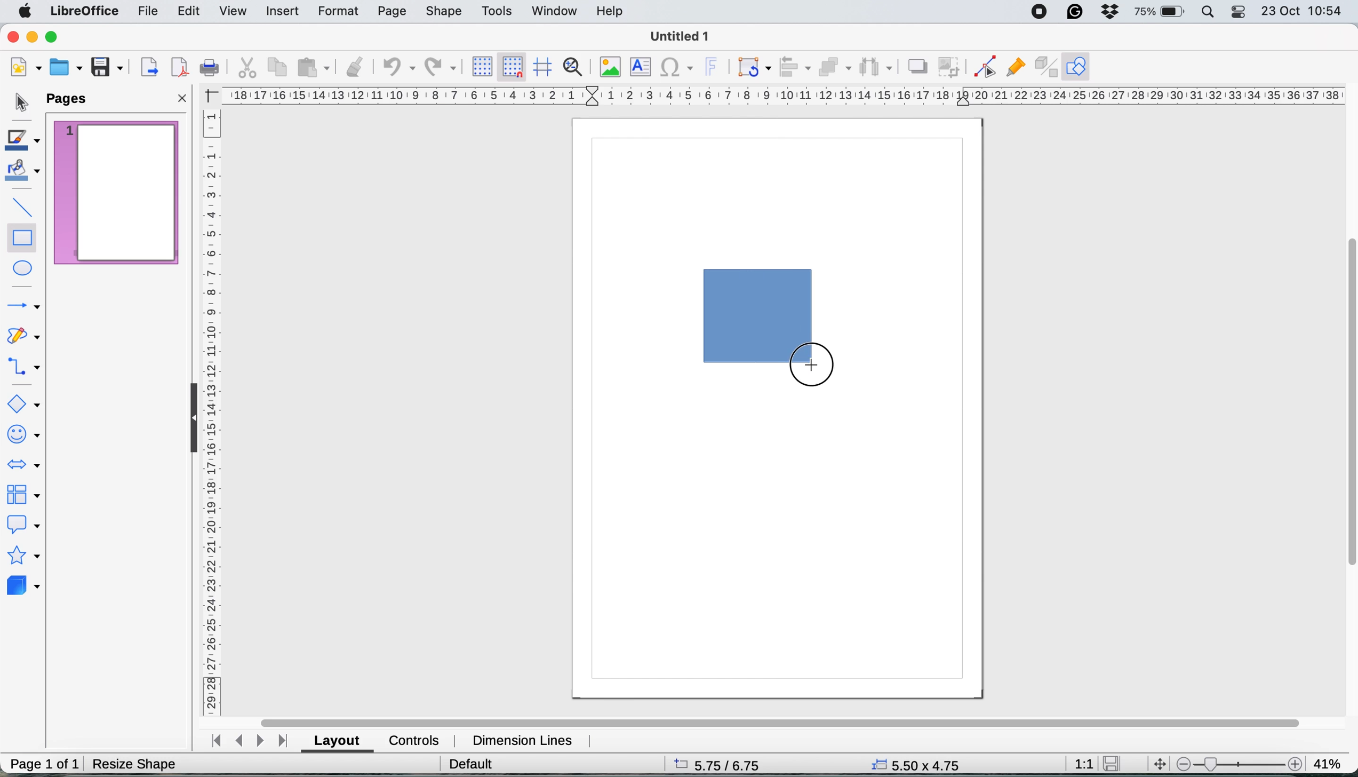  Describe the element at coordinates (1115, 763) in the screenshot. I see `save` at that location.